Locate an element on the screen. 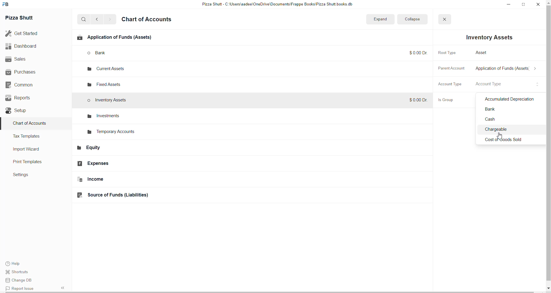  Print Templates  is located at coordinates (33, 162).